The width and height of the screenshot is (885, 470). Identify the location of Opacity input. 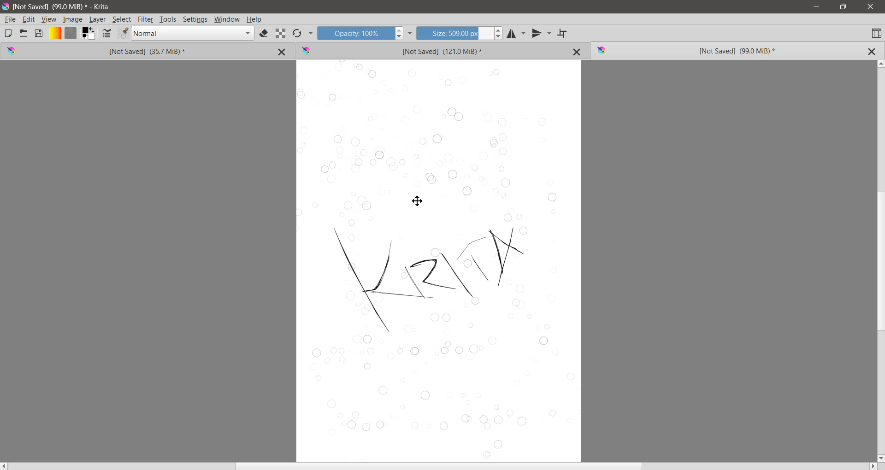
(354, 33).